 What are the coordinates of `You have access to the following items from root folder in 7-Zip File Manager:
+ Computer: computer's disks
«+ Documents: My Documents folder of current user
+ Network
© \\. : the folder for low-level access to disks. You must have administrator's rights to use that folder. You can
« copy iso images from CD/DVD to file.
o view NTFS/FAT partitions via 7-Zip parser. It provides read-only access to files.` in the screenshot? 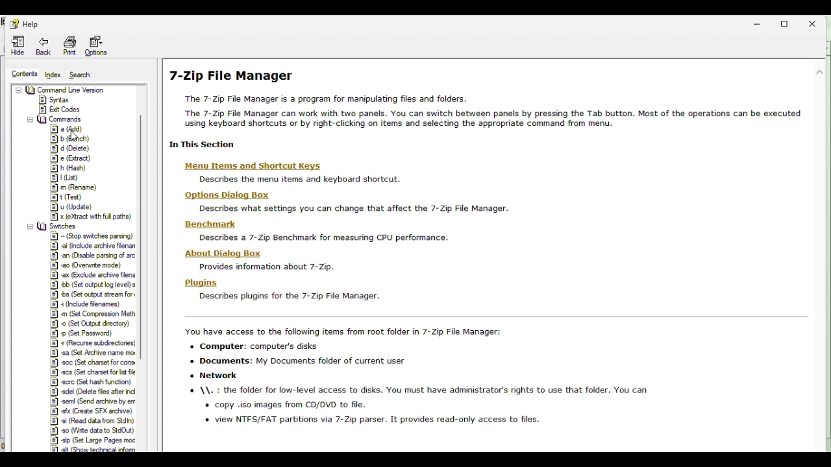 It's located at (414, 376).